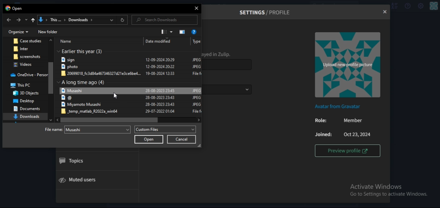  Describe the element at coordinates (384, 12) in the screenshot. I see `close` at that location.